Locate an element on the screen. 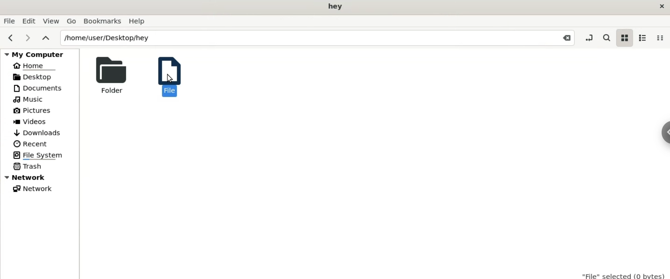 The height and width of the screenshot is (279, 670). pictures is located at coordinates (32, 111).